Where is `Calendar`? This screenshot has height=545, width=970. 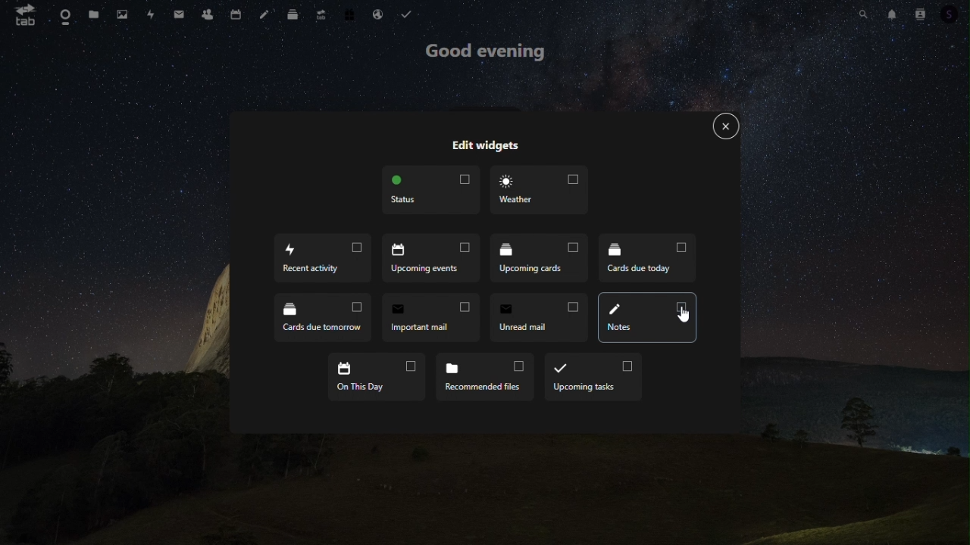
Calendar is located at coordinates (235, 14).